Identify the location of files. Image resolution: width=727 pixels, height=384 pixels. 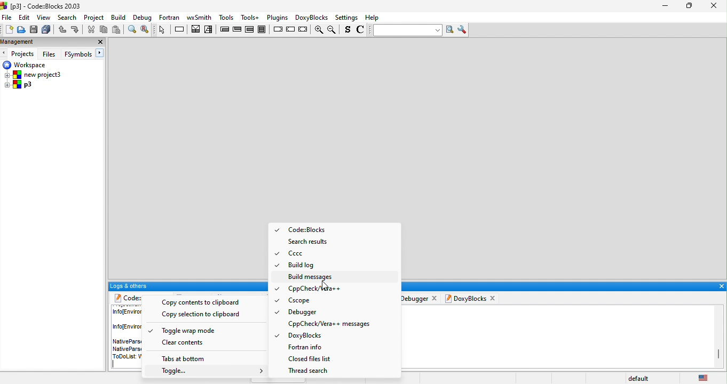
(50, 53).